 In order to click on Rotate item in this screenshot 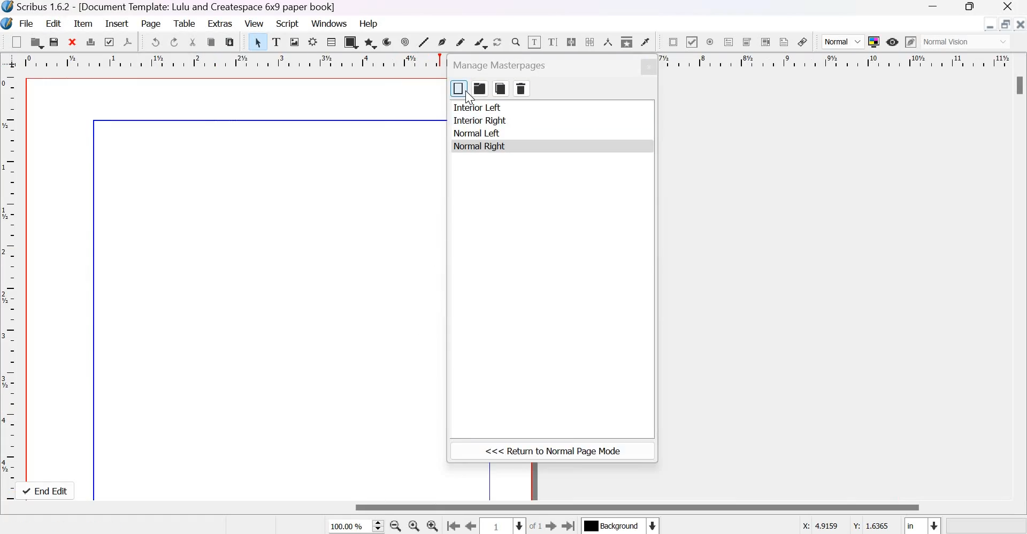, I will do `click(497, 41)`.